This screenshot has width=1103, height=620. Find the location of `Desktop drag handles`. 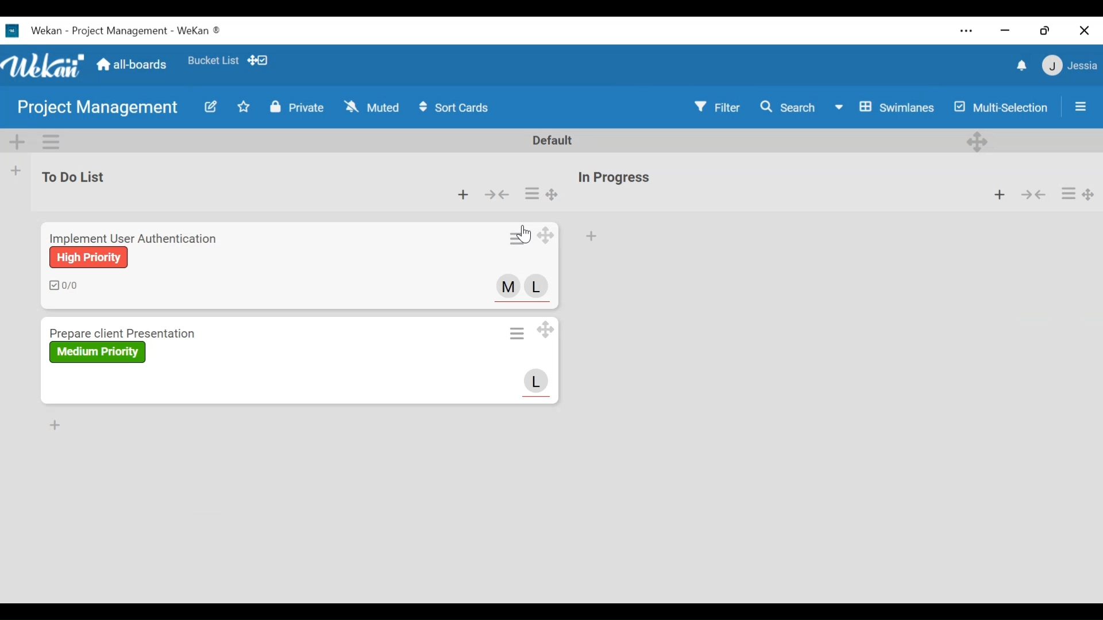

Desktop drag handles is located at coordinates (1088, 193).